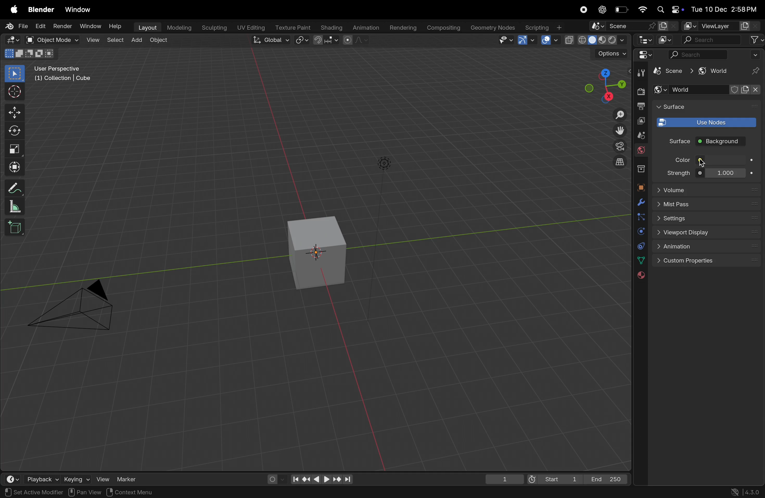 This screenshot has height=498, width=765. Describe the element at coordinates (724, 174) in the screenshot. I see `1000` at that location.